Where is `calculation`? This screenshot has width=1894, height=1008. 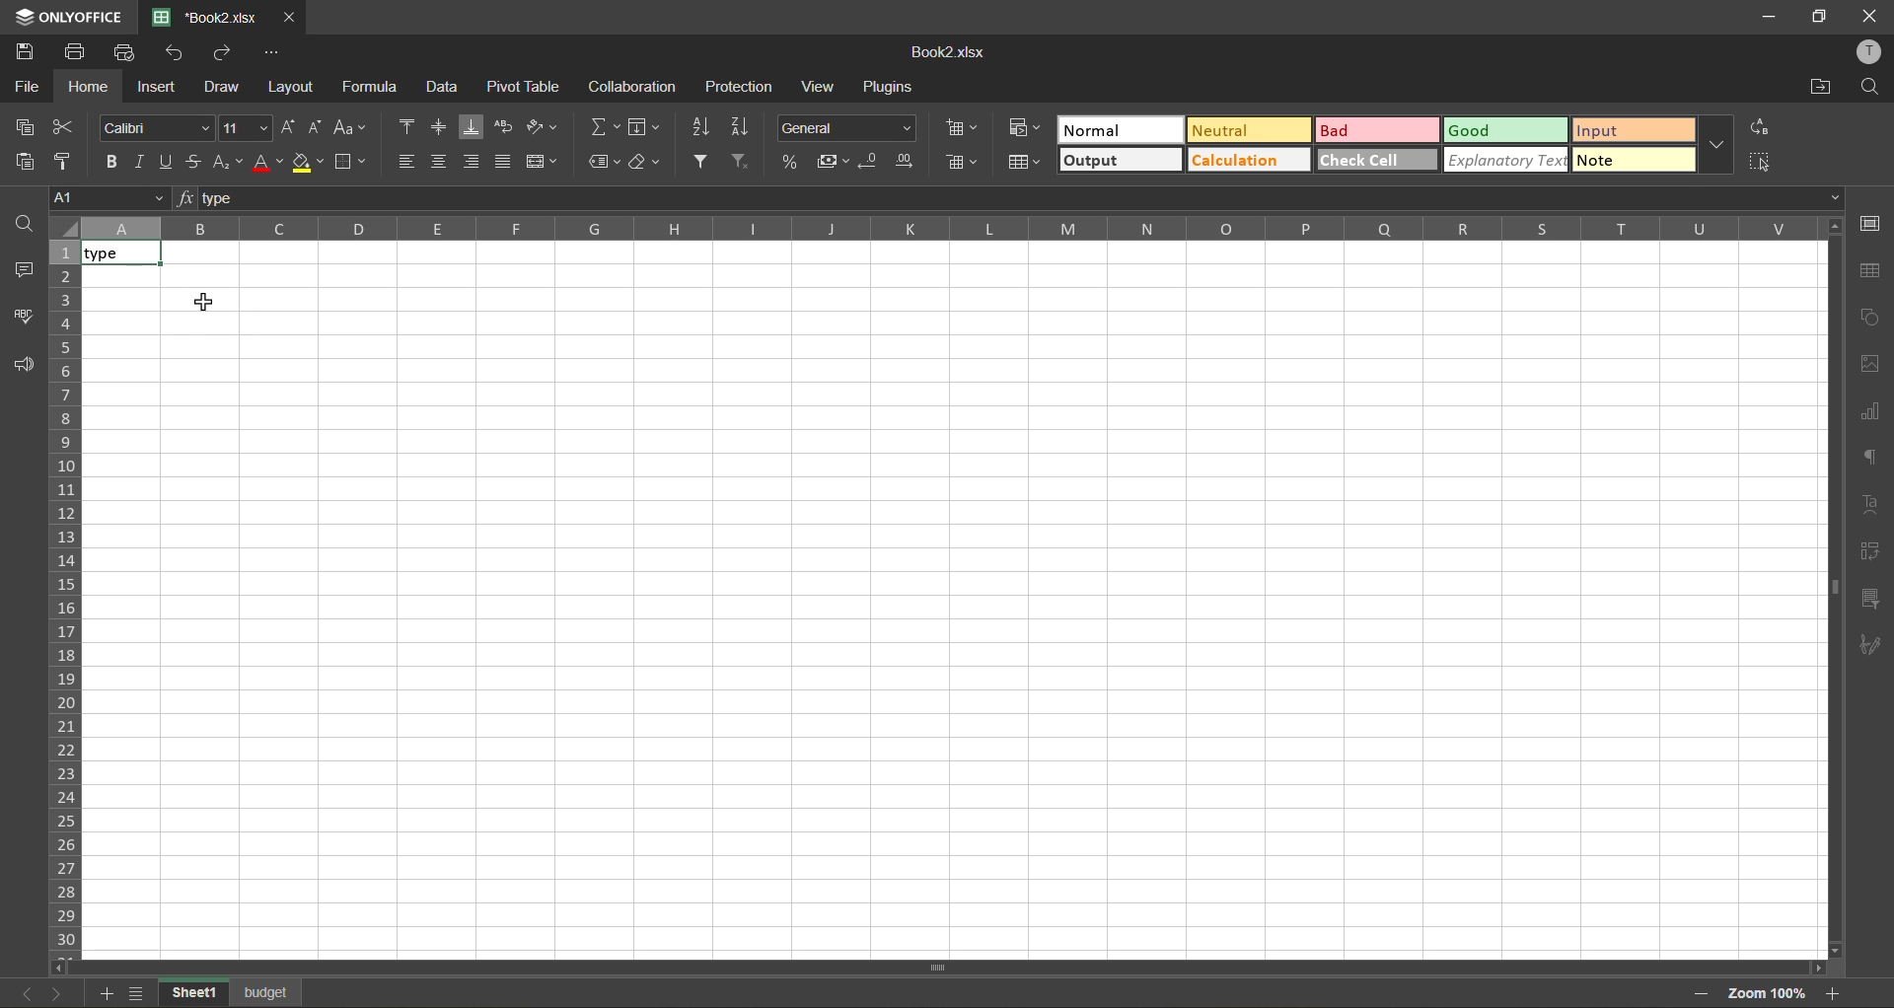 calculation is located at coordinates (1245, 160).